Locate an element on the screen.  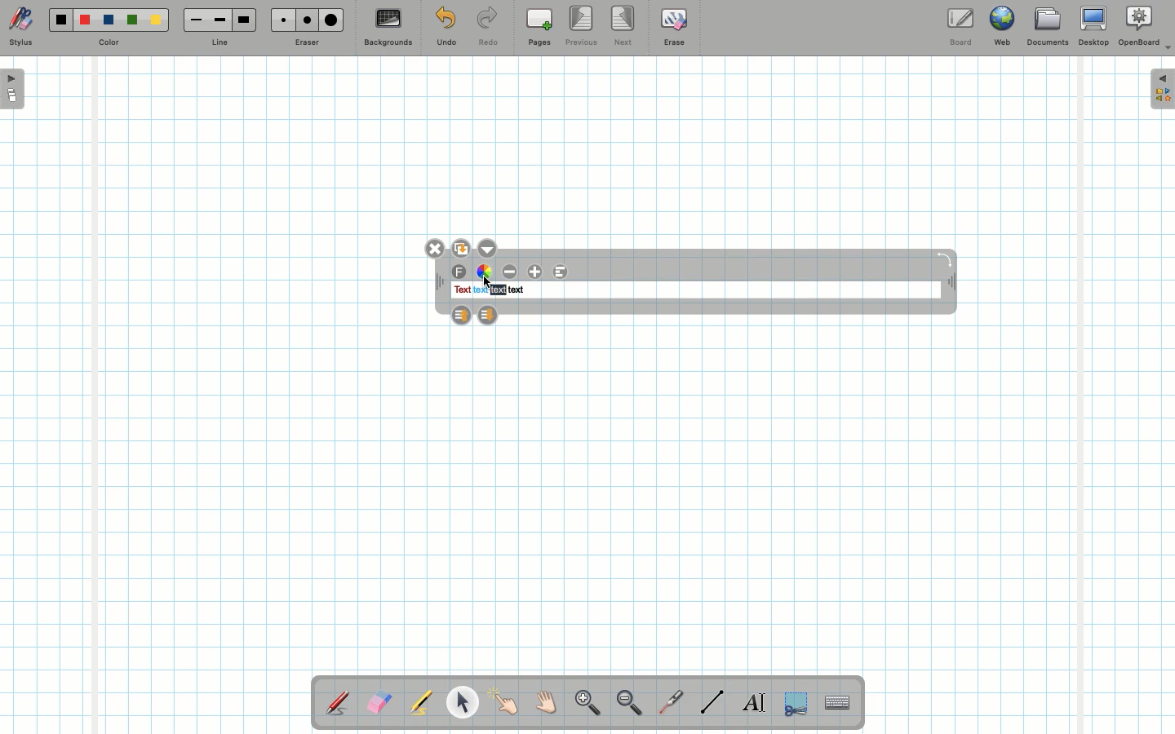
Line is located at coordinates (219, 43).